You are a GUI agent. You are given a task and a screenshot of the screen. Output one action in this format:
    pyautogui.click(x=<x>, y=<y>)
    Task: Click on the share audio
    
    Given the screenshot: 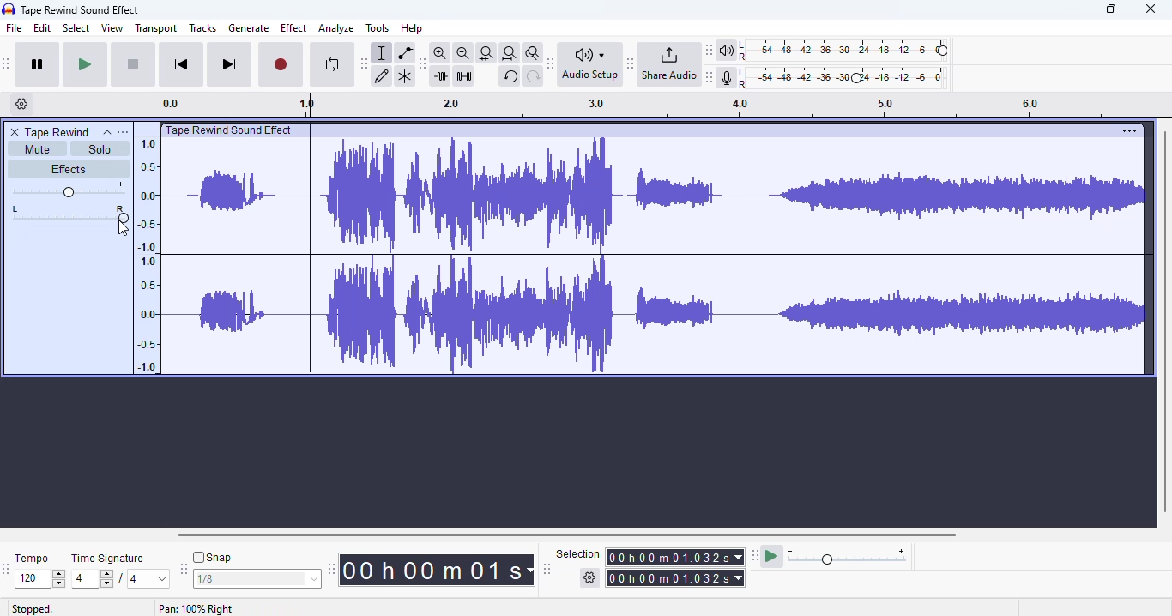 What is the action you would take?
    pyautogui.click(x=668, y=63)
    